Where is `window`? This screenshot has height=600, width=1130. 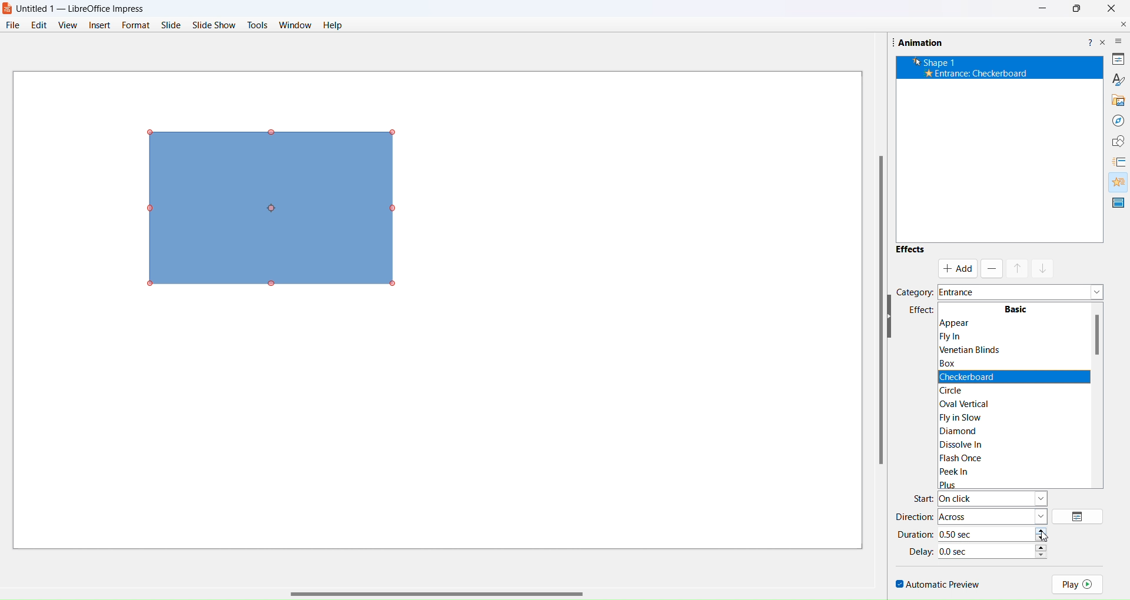
window is located at coordinates (296, 26).